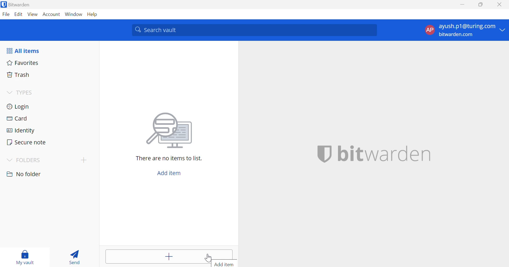  I want to click on File, so click(6, 14).